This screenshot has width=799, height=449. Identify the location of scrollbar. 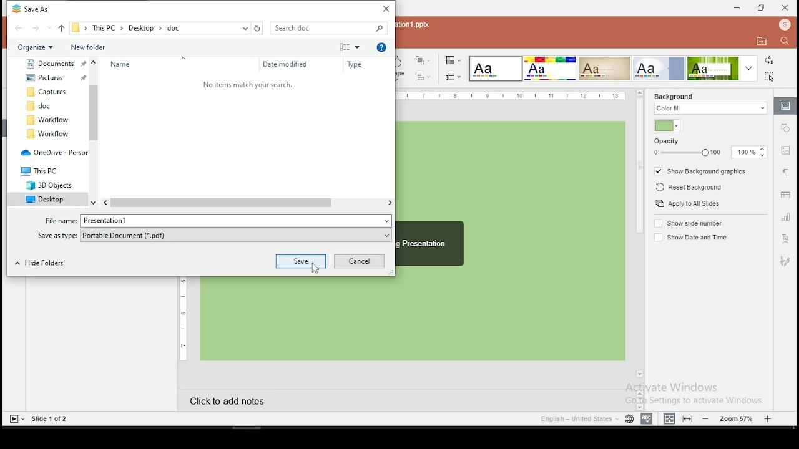
(641, 398).